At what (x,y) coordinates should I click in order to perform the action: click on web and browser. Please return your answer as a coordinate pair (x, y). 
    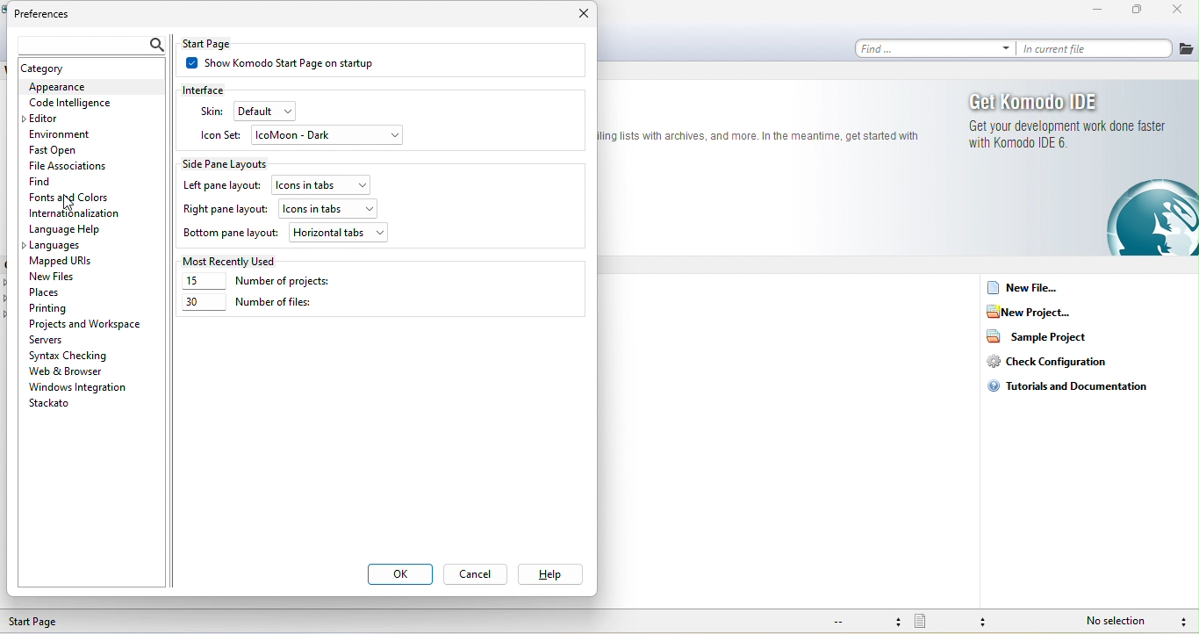
    Looking at the image, I should click on (75, 371).